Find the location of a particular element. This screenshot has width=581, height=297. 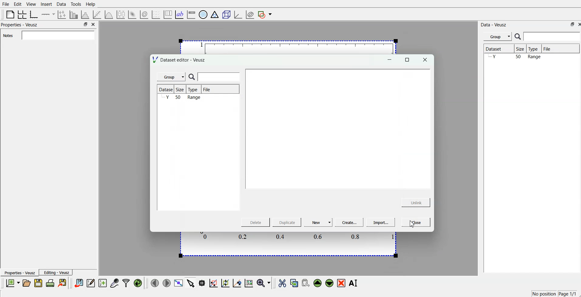

Dataset is located at coordinates (164, 89).